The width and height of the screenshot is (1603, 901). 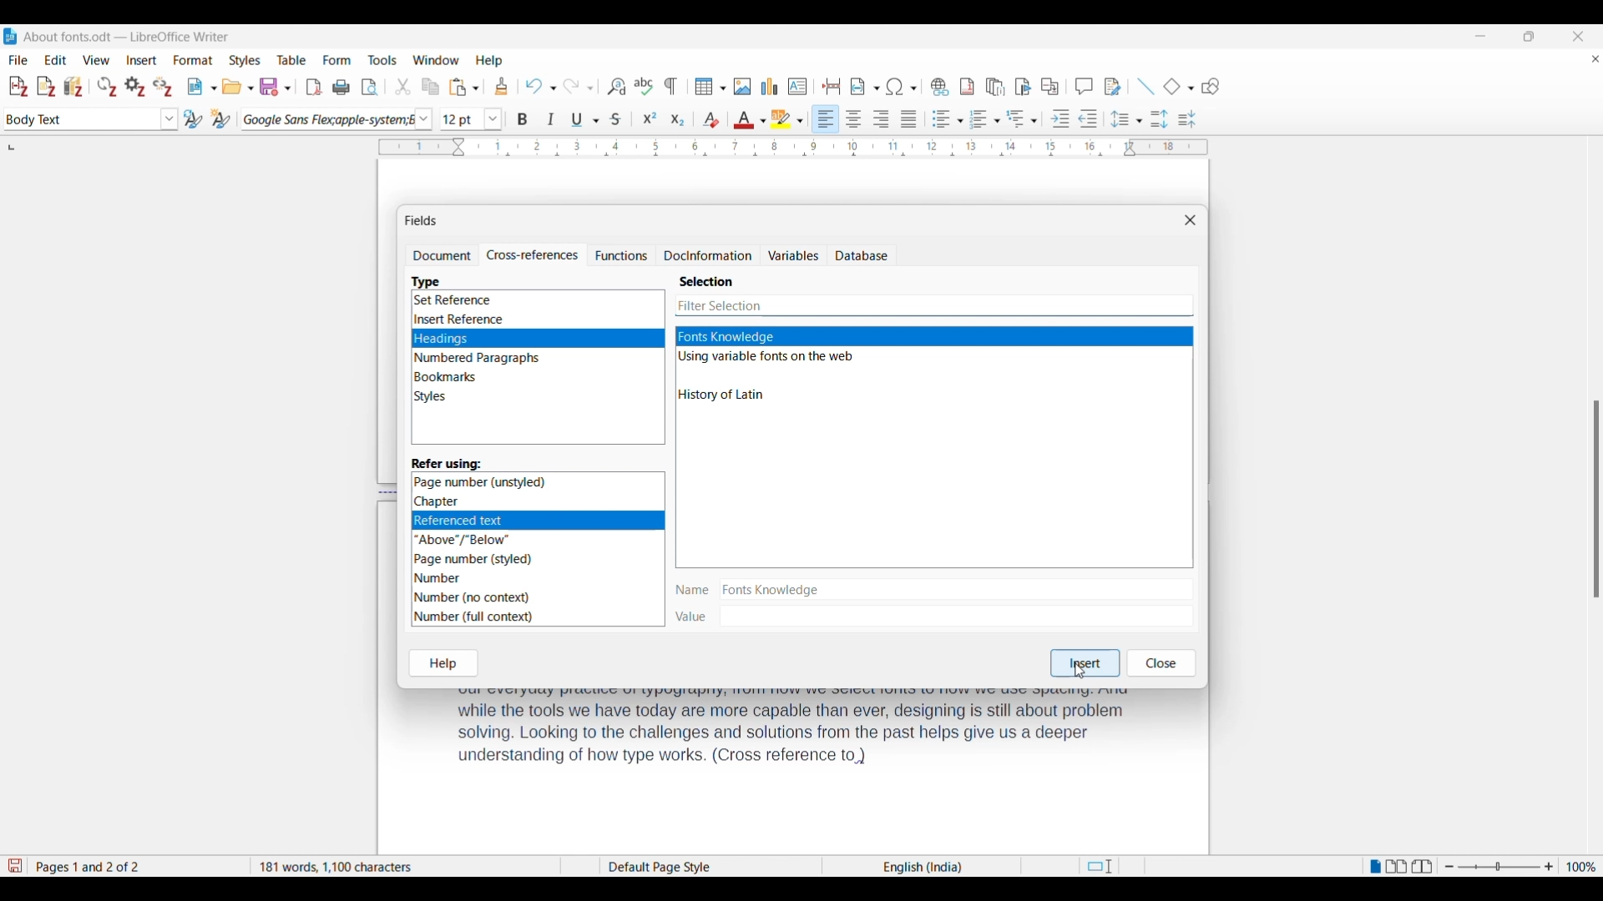 What do you see at coordinates (1099, 868) in the screenshot?
I see `Standard selection` at bounding box center [1099, 868].